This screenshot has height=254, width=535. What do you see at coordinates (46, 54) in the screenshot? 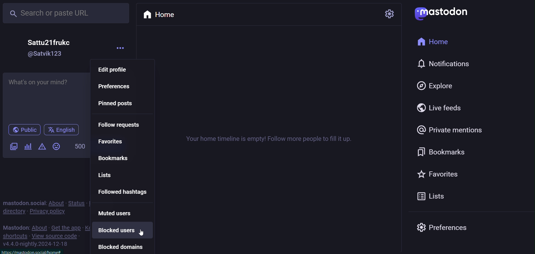
I see `@Satvik123` at bounding box center [46, 54].